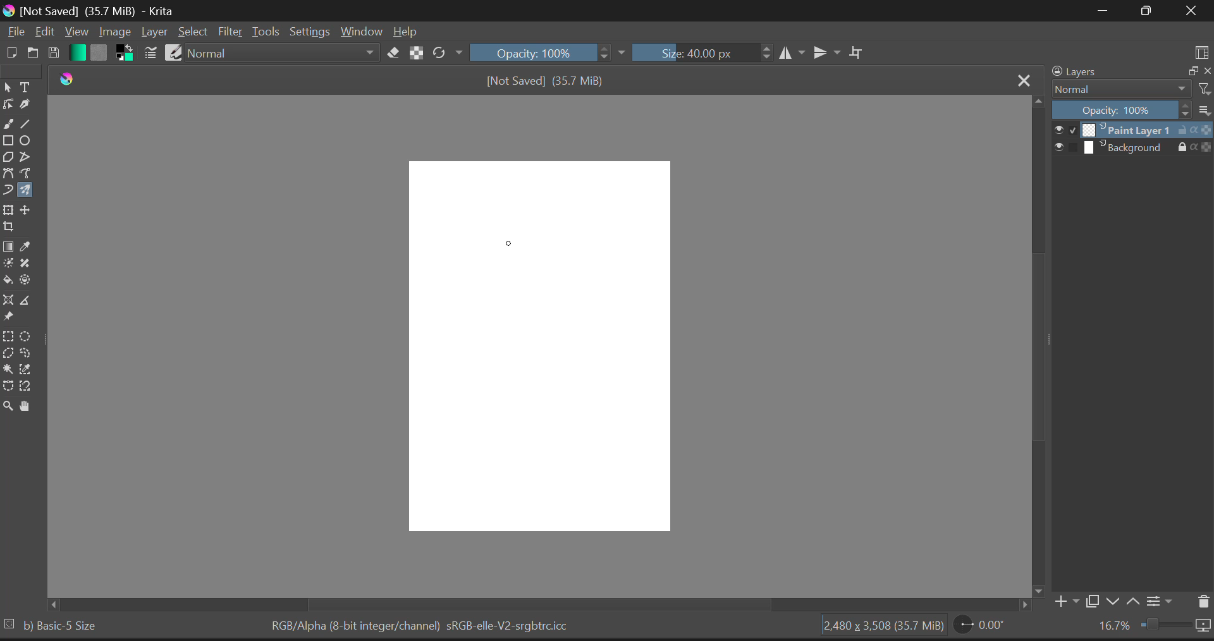 The width and height of the screenshot is (1214, 641). What do you see at coordinates (406, 33) in the screenshot?
I see `Help` at bounding box center [406, 33].